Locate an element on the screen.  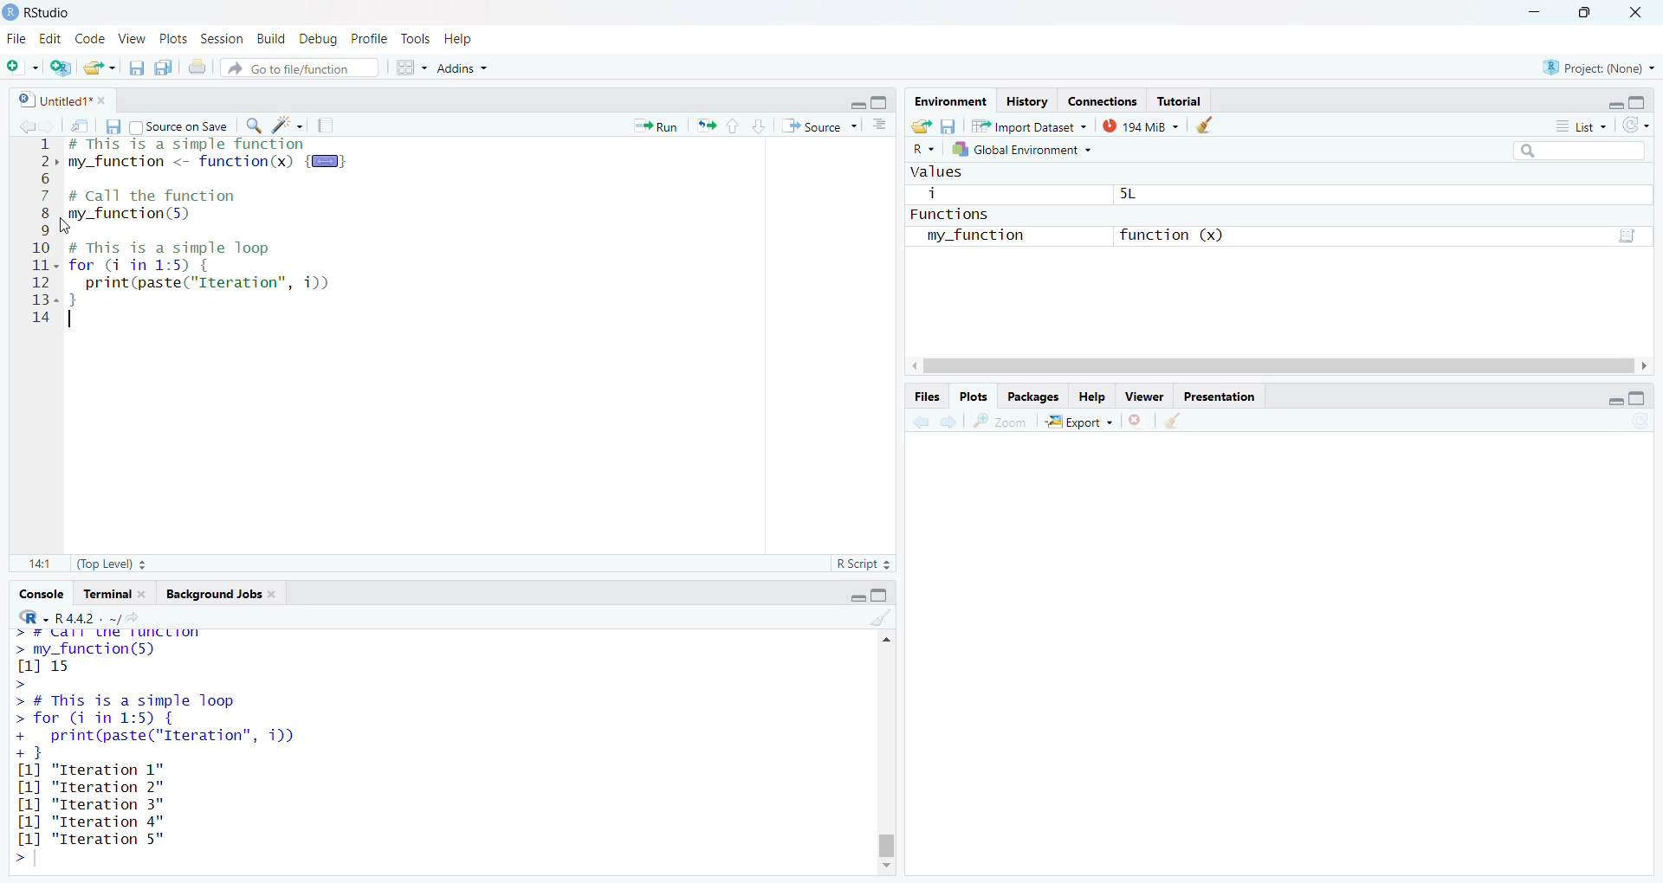
language select is located at coordinates (923, 151).